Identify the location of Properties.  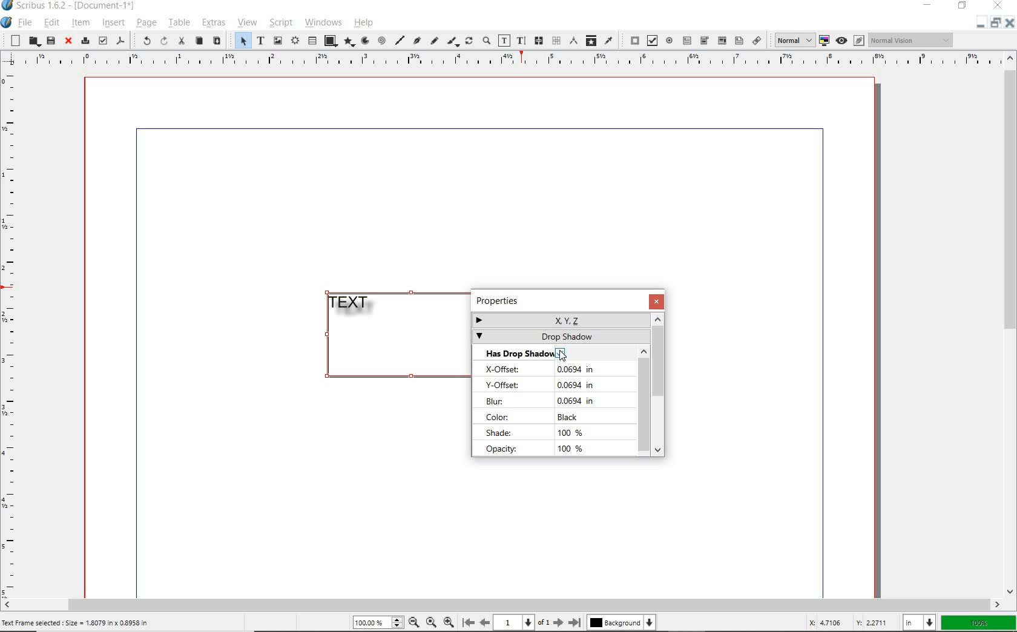
(513, 300).